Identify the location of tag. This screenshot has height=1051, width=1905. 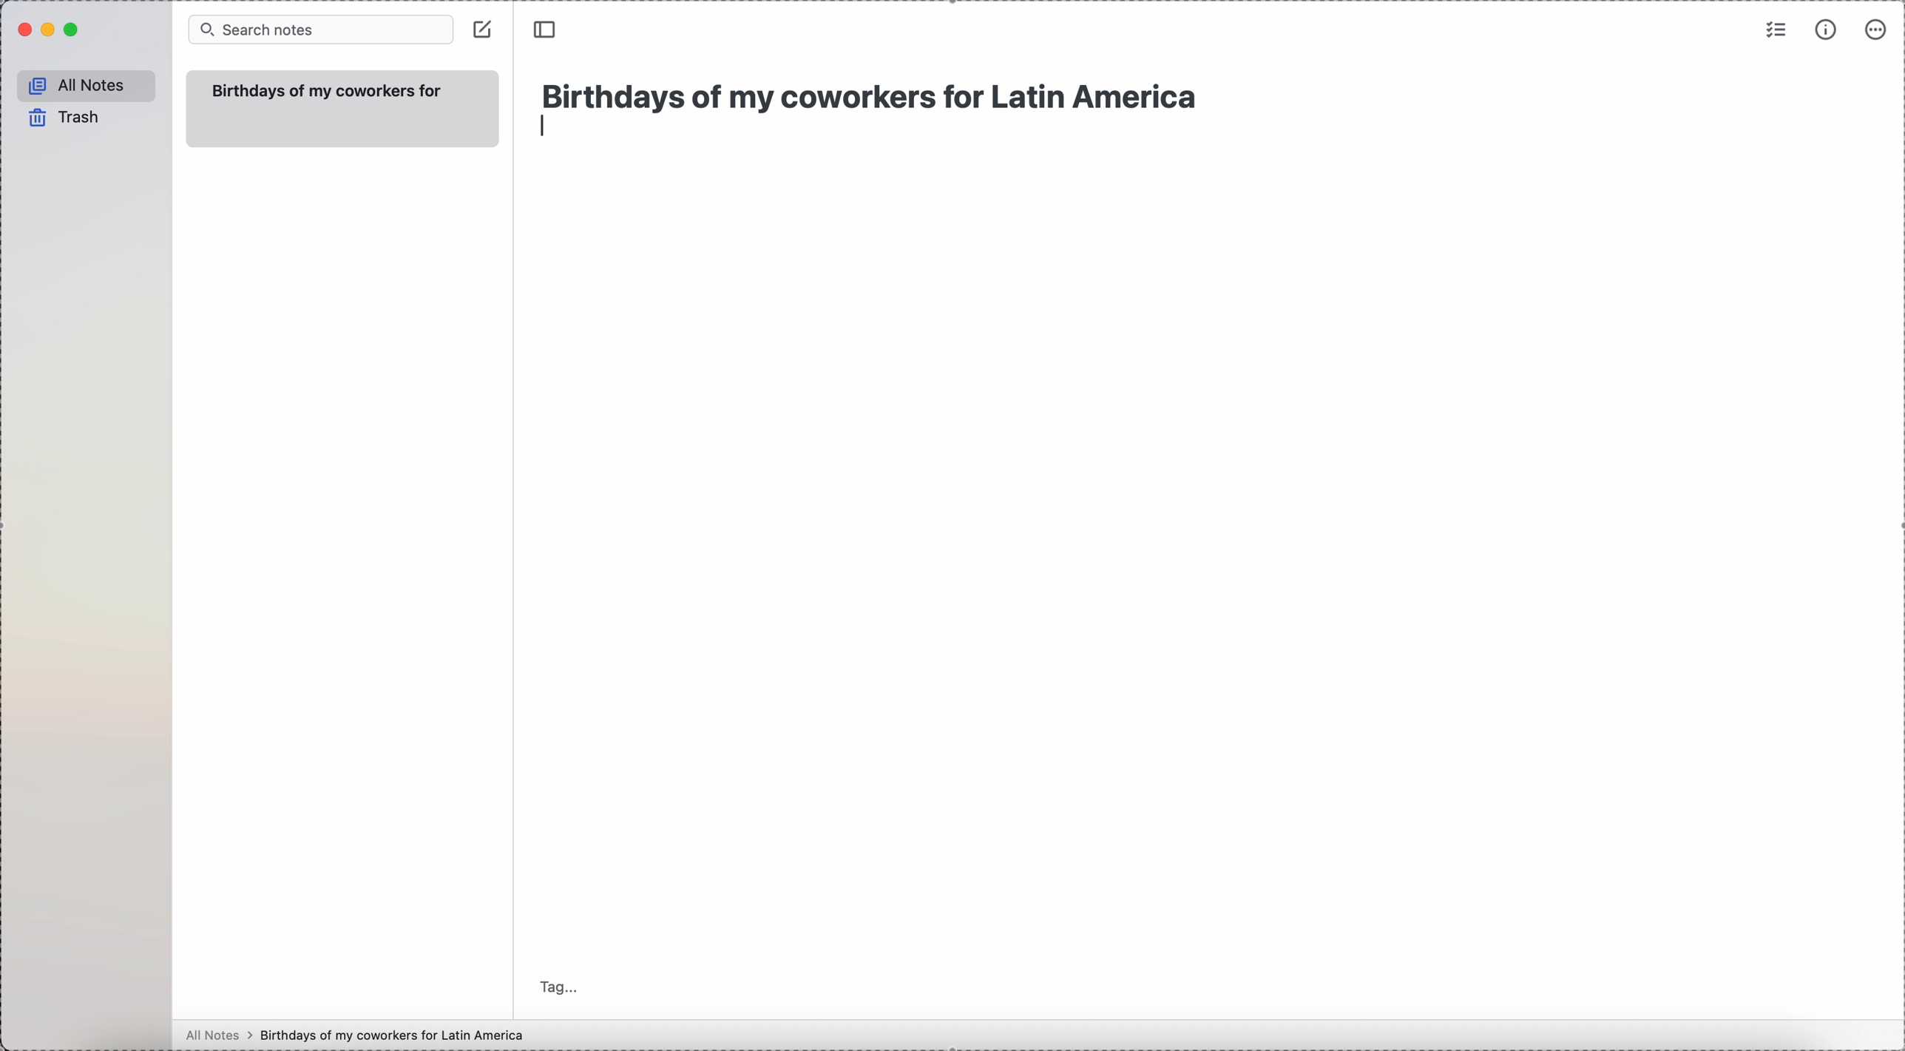
(560, 986).